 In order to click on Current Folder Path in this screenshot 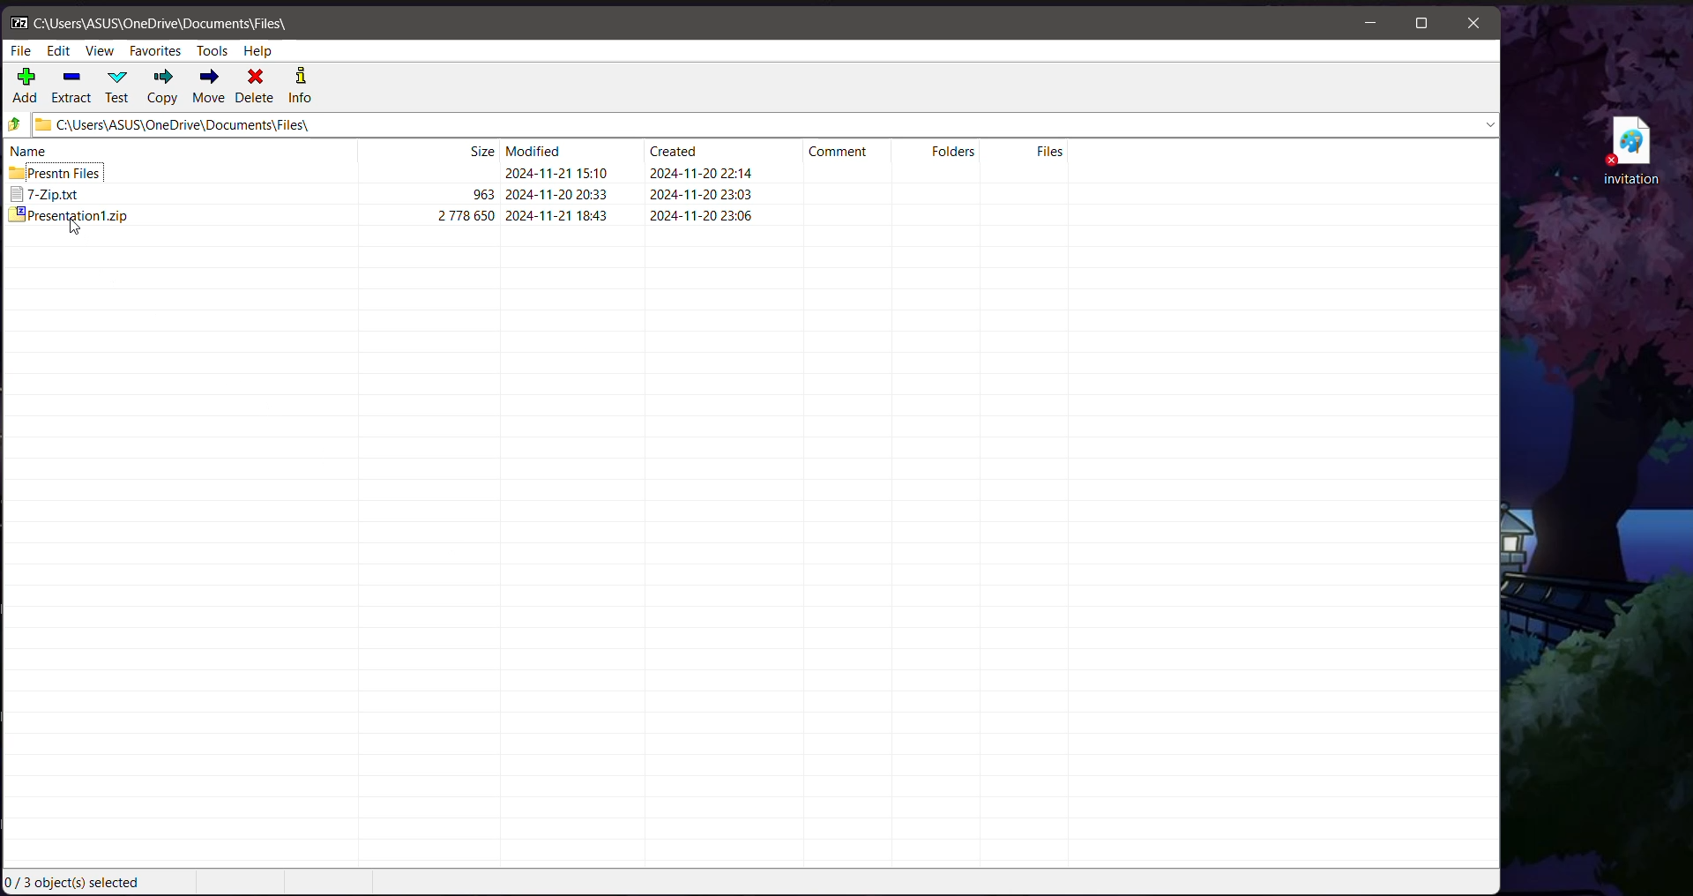, I will do `click(160, 23)`.